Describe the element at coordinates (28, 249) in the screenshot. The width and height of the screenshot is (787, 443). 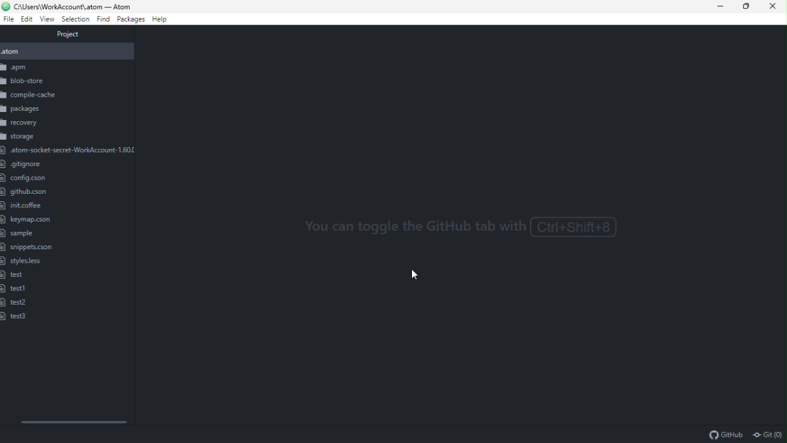
I see `snippets.cson` at that location.